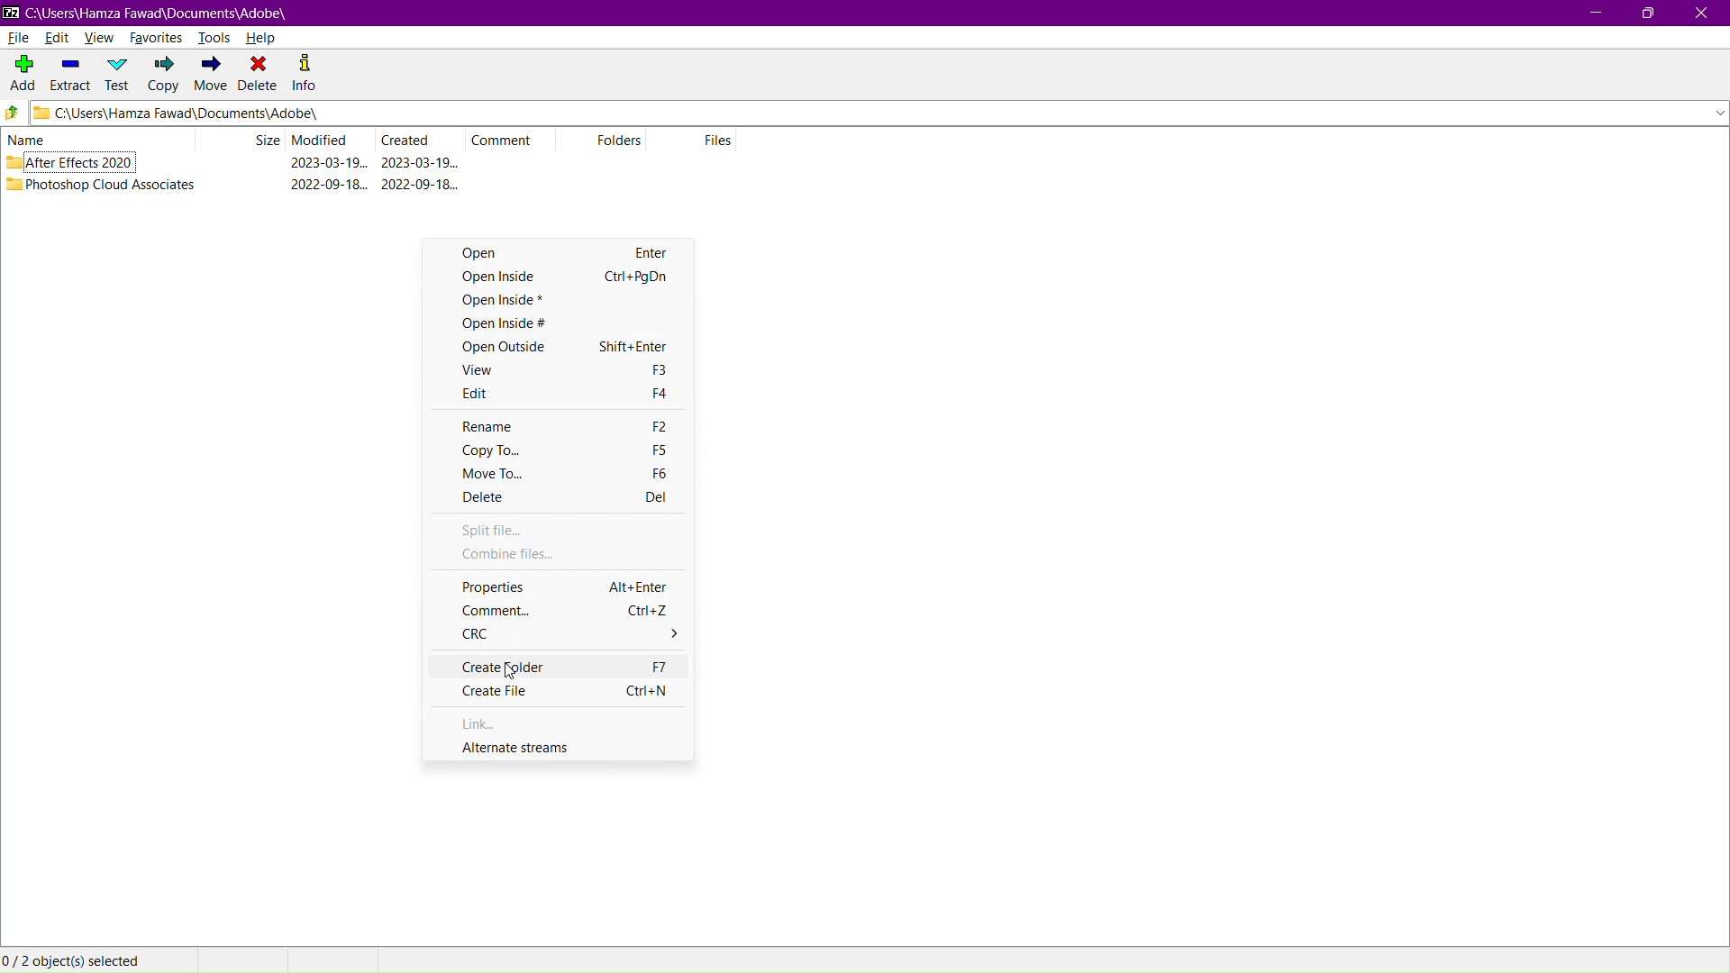 Image resolution: width=1730 pixels, height=973 pixels. I want to click on View, so click(99, 36).